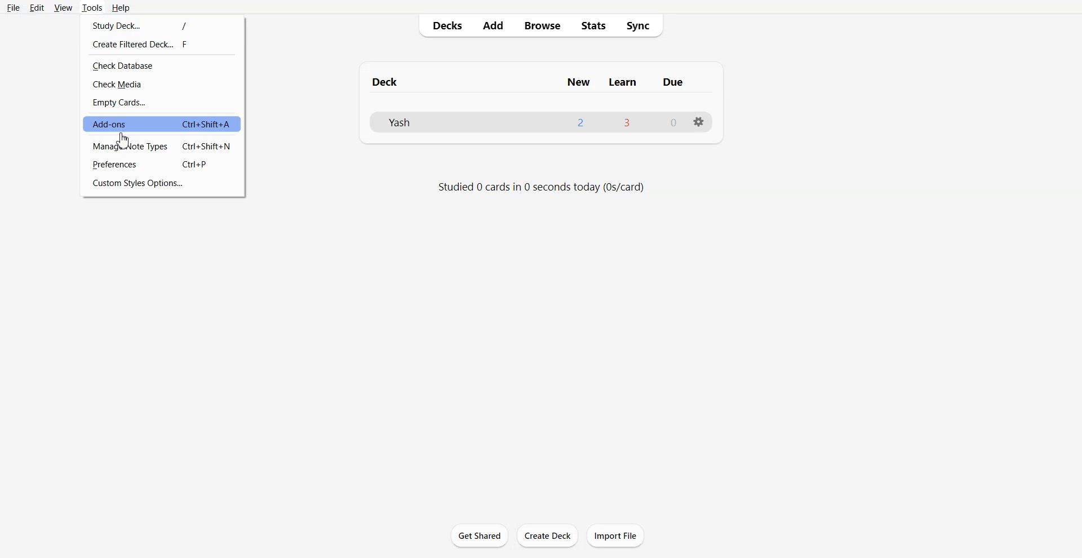 The height and width of the screenshot is (558, 1082). What do you see at coordinates (626, 122) in the screenshot?
I see `3` at bounding box center [626, 122].